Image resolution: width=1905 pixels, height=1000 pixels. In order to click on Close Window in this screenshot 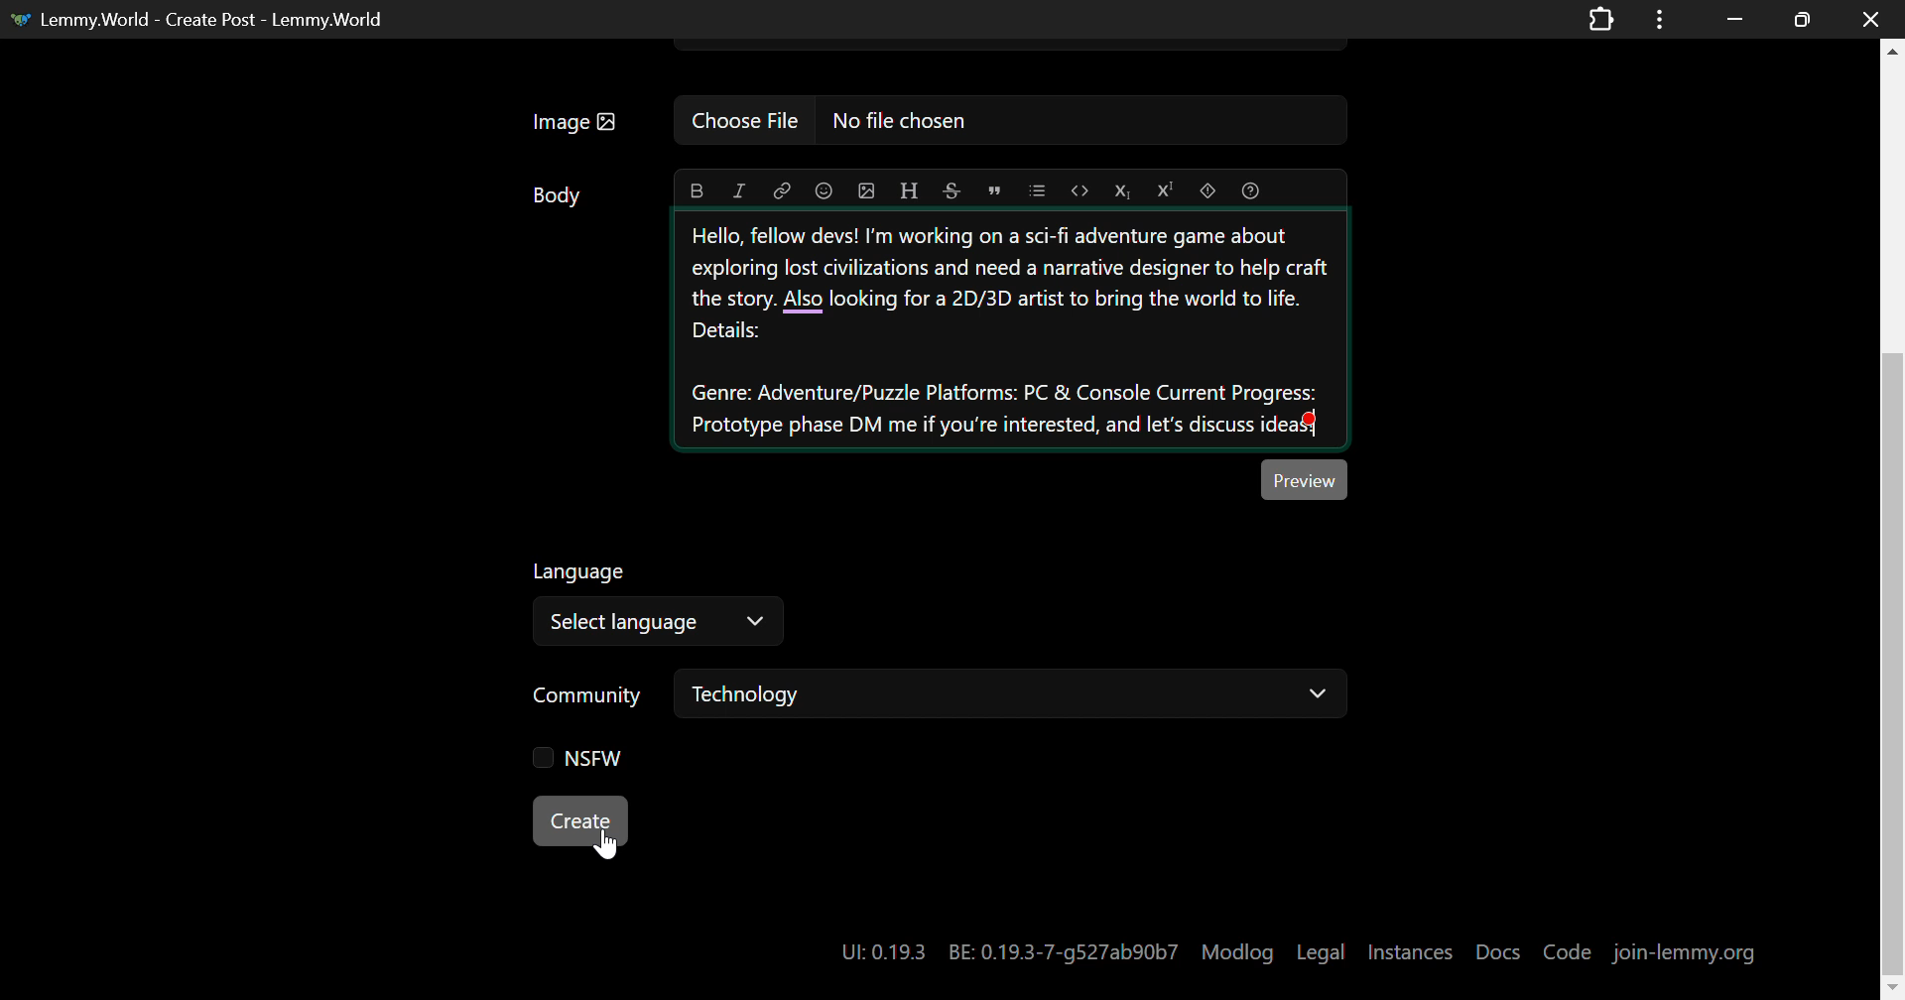, I will do `click(1865, 20)`.